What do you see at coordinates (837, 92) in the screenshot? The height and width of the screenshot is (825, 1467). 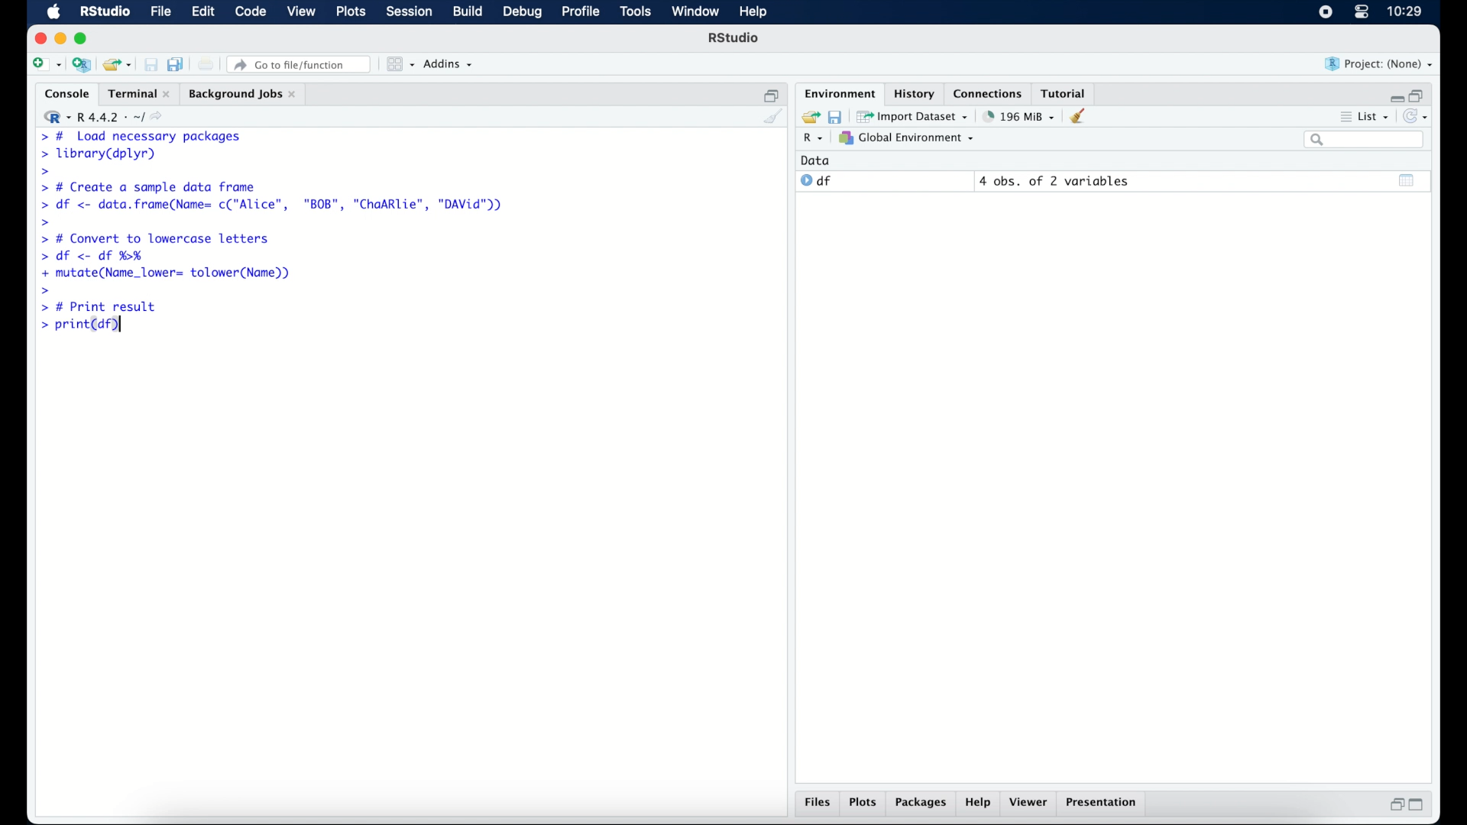 I see `environment` at bounding box center [837, 92].